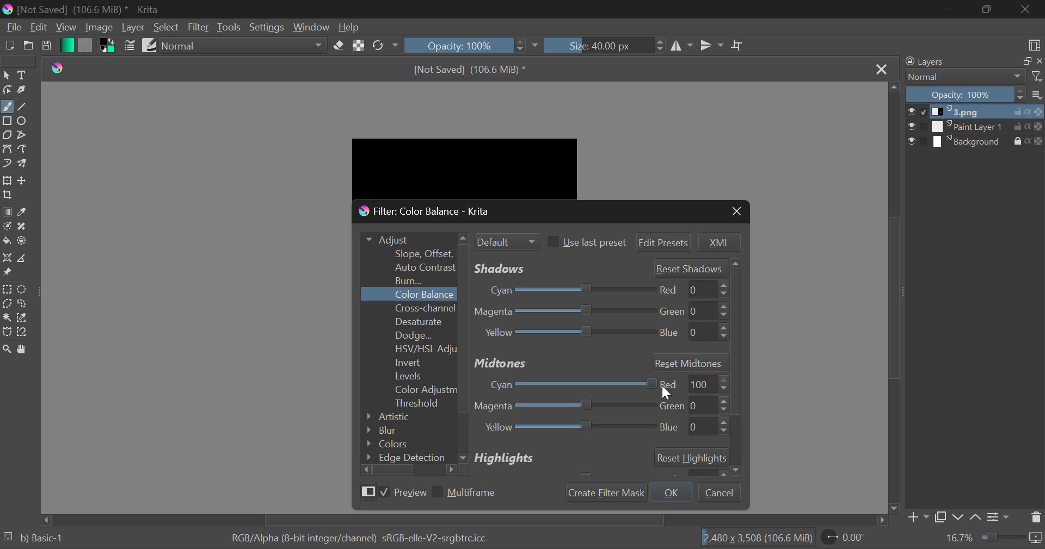  What do you see at coordinates (23, 288) in the screenshot?
I see `Circular Selection` at bounding box center [23, 288].